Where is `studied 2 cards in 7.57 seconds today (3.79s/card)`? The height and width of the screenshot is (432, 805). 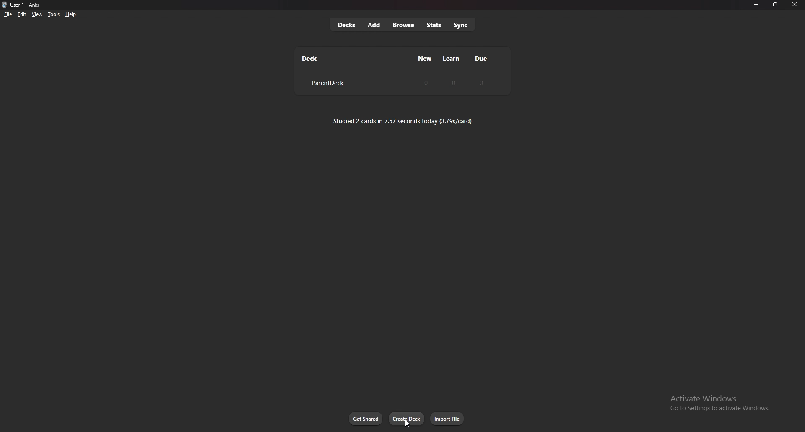
studied 2 cards in 7.57 seconds today (3.79s/card) is located at coordinates (403, 121).